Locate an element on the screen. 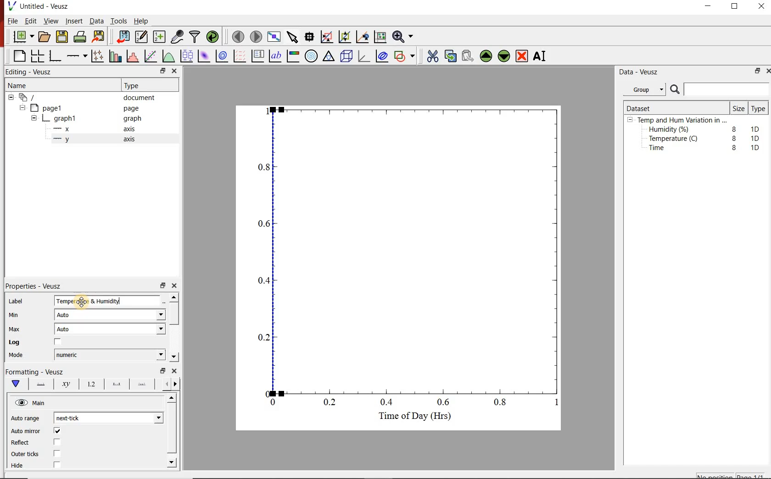 The height and width of the screenshot is (479, 771). axis is located at coordinates (132, 130).